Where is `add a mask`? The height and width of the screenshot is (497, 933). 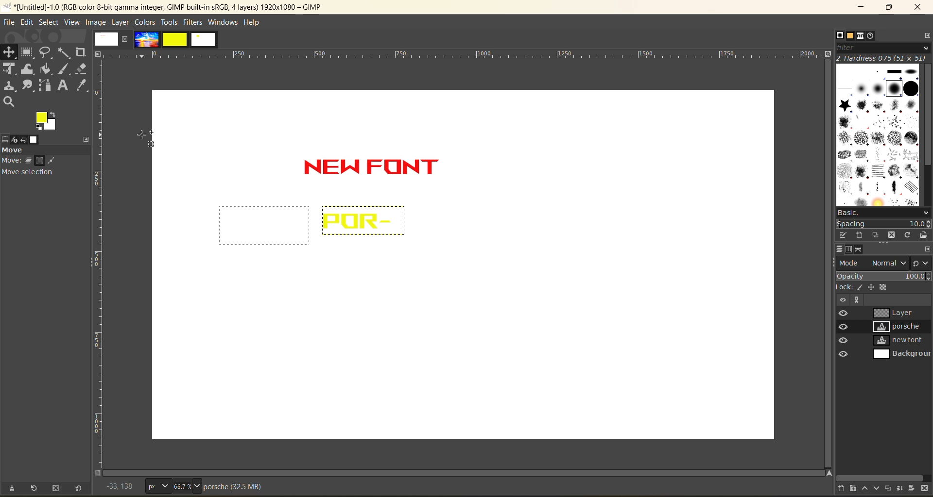 add a mask is located at coordinates (915, 487).